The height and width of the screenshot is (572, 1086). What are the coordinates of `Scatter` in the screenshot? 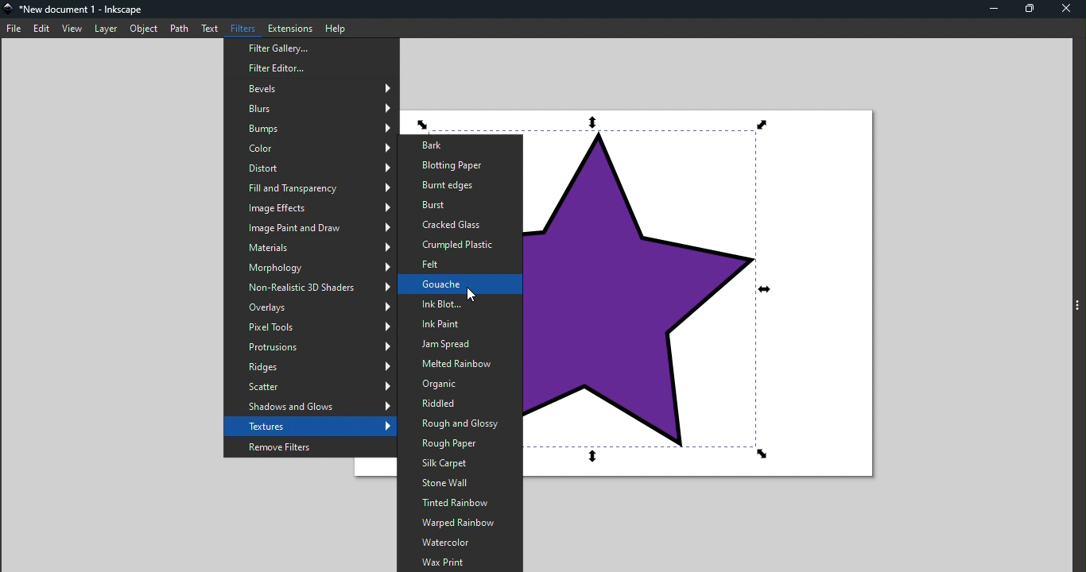 It's located at (309, 386).